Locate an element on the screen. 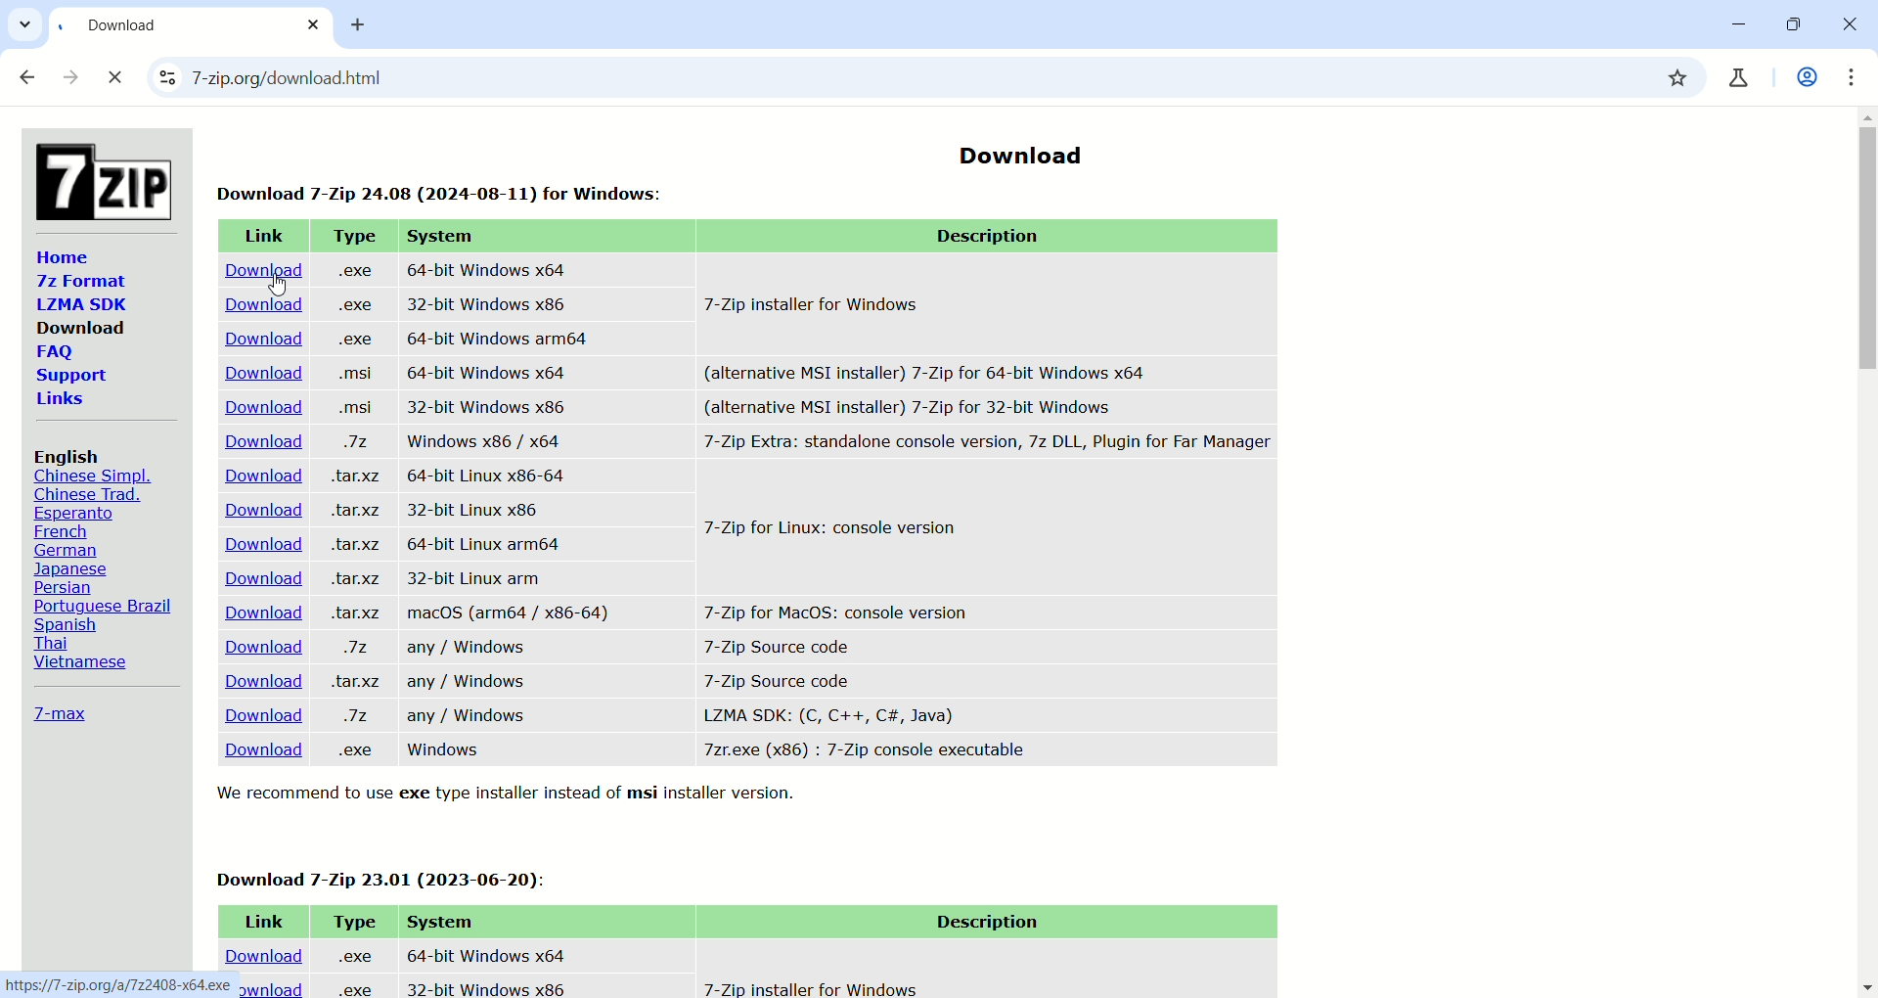 The image size is (1878, 998). search tab is located at coordinates (25, 27).